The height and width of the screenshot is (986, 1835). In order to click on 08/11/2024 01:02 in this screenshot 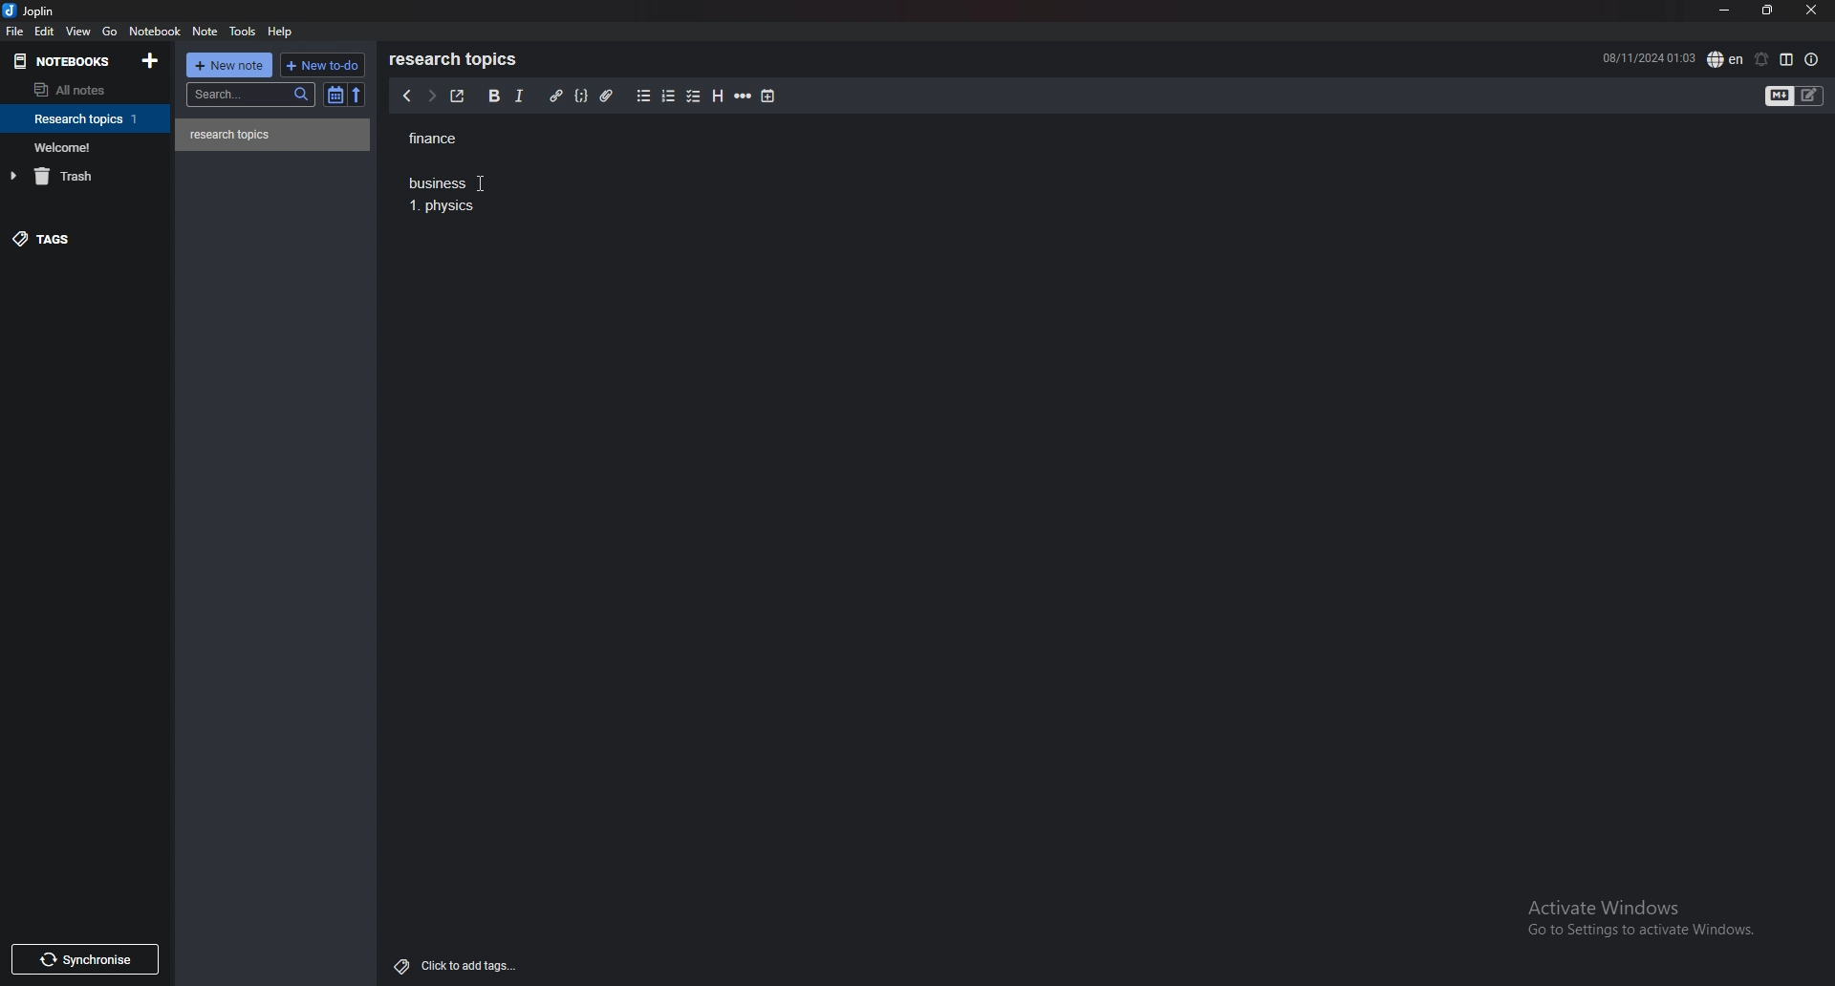, I will do `click(1648, 57)`.